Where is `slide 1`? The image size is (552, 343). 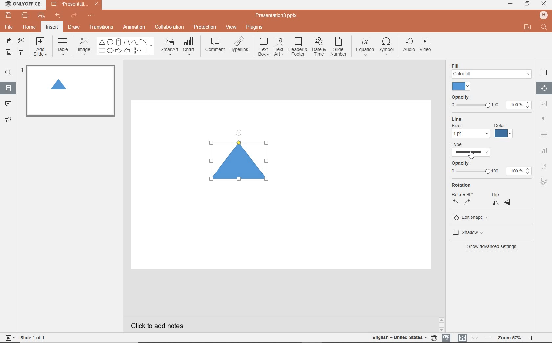 slide 1 is located at coordinates (69, 91).